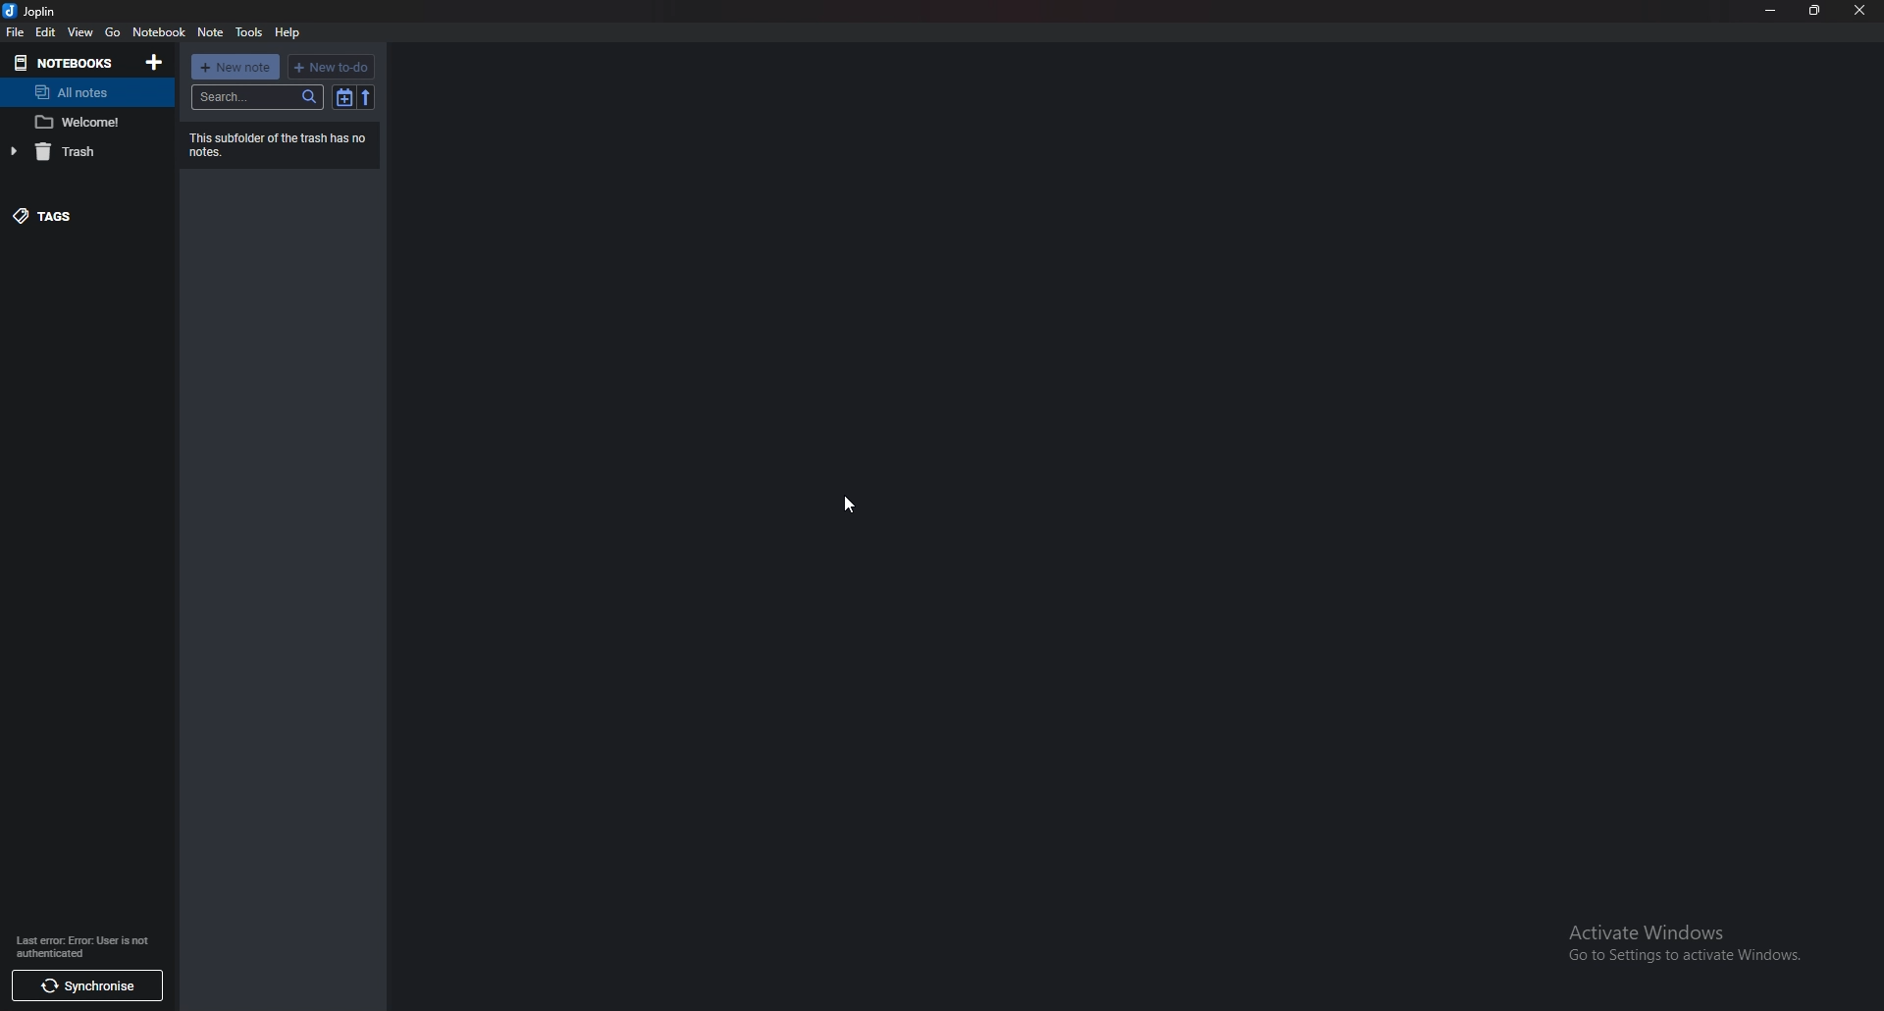  Describe the element at coordinates (79, 32) in the screenshot. I see `view` at that location.